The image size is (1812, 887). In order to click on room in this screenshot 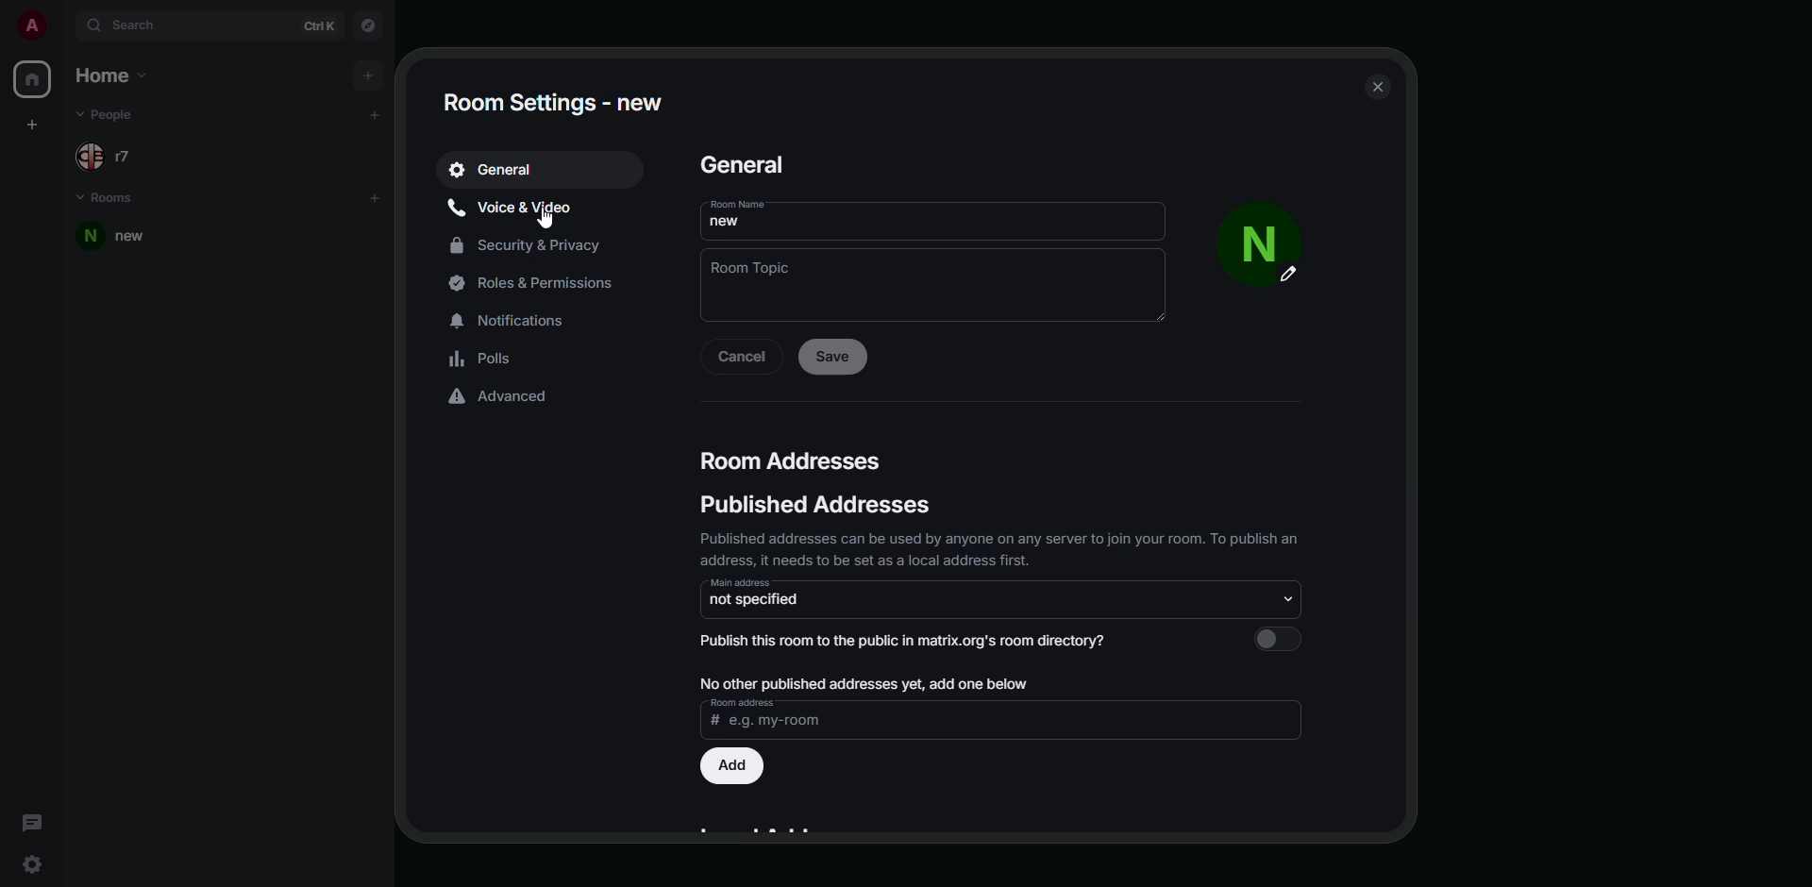, I will do `click(125, 237)`.